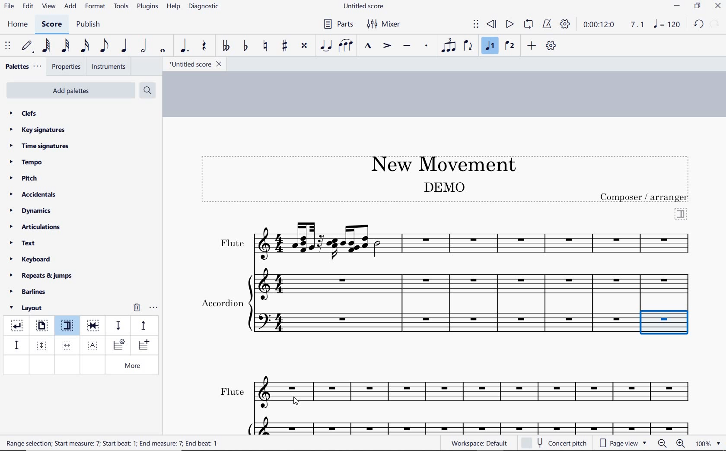  What do you see at coordinates (447, 45) in the screenshot?
I see `tuplet` at bounding box center [447, 45].